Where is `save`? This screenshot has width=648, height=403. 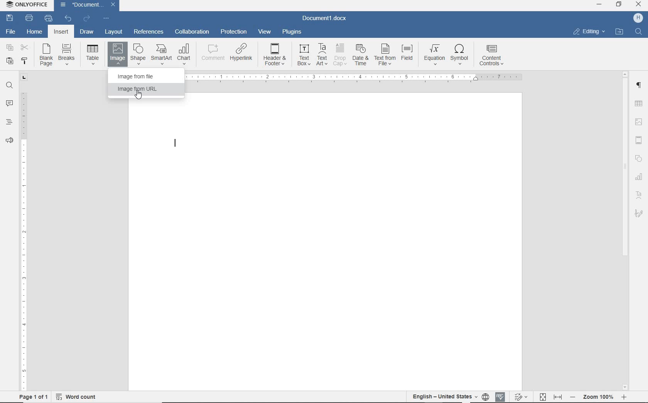 save is located at coordinates (9, 19).